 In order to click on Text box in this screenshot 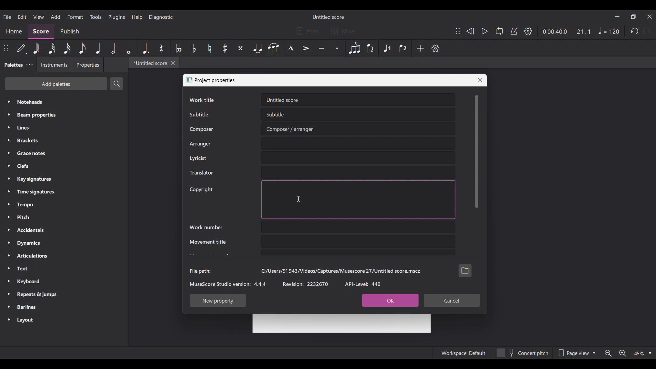, I will do `click(358, 253)`.